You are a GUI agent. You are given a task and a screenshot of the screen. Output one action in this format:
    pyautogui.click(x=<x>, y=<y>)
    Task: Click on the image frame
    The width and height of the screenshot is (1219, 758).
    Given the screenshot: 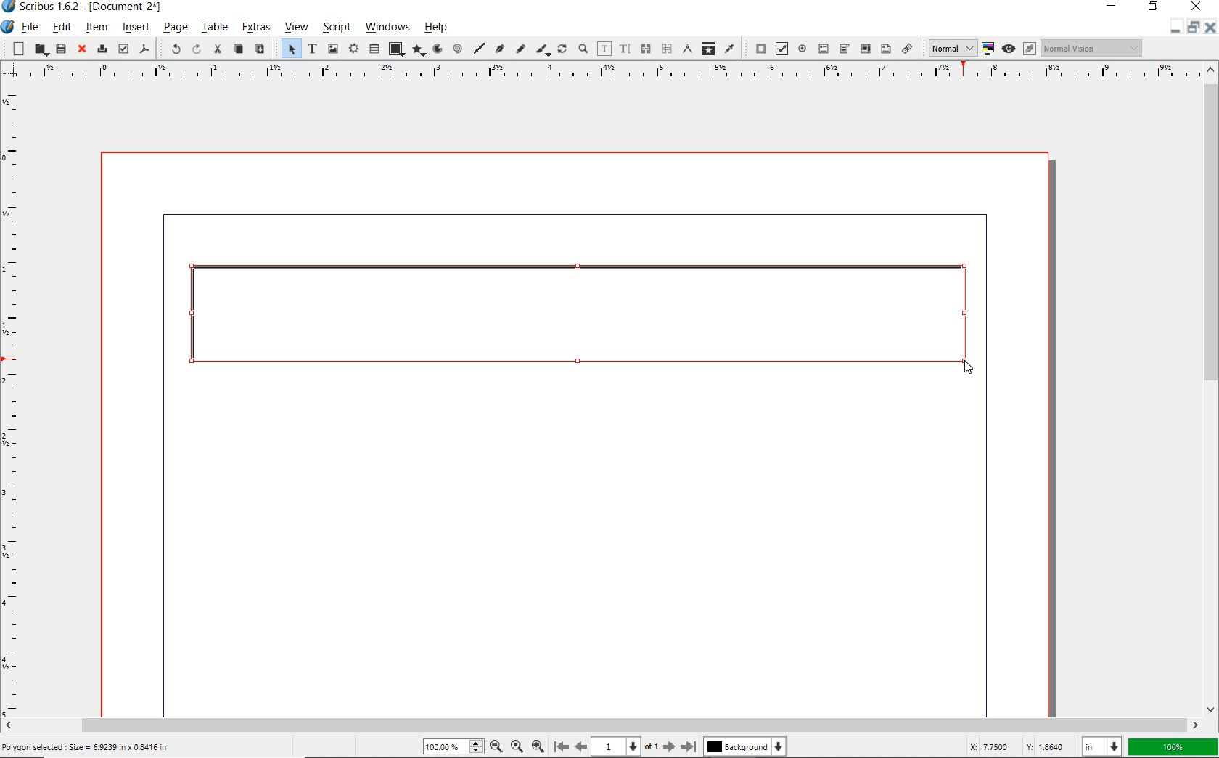 What is the action you would take?
    pyautogui.click(x=332, y=49)
    